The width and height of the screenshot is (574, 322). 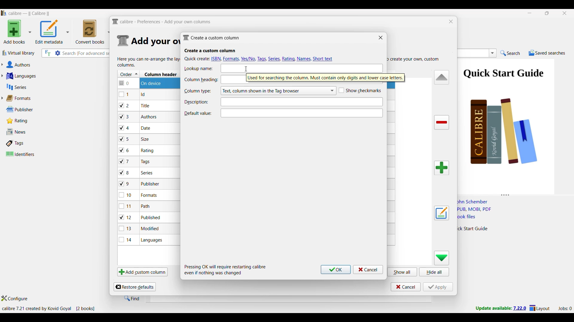 I want to click on Close window, so click(x=381, y=37).